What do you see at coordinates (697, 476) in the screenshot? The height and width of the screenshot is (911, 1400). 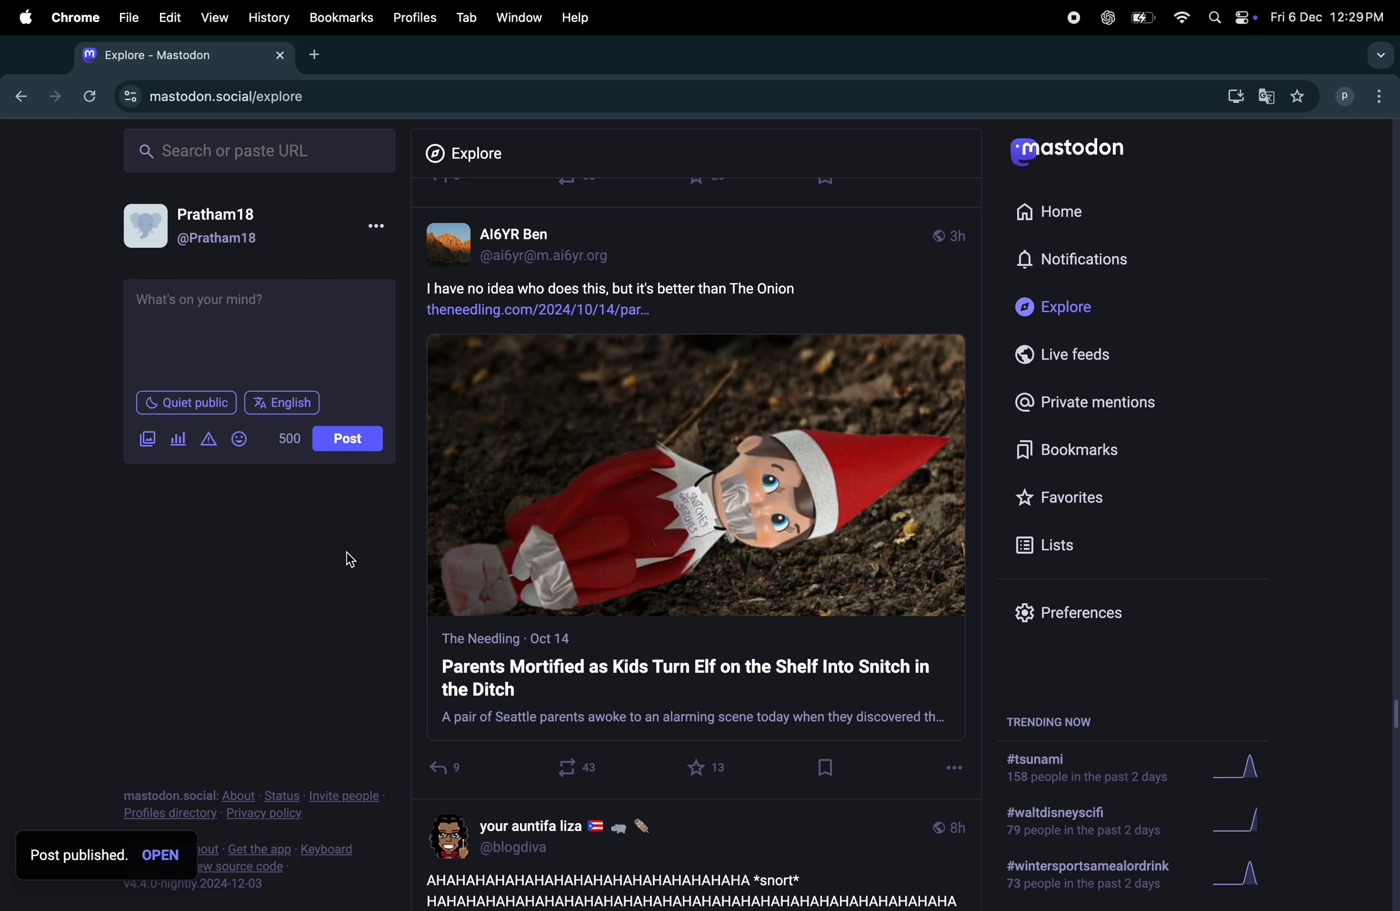 I see `image` at bounding box center [697, 476].